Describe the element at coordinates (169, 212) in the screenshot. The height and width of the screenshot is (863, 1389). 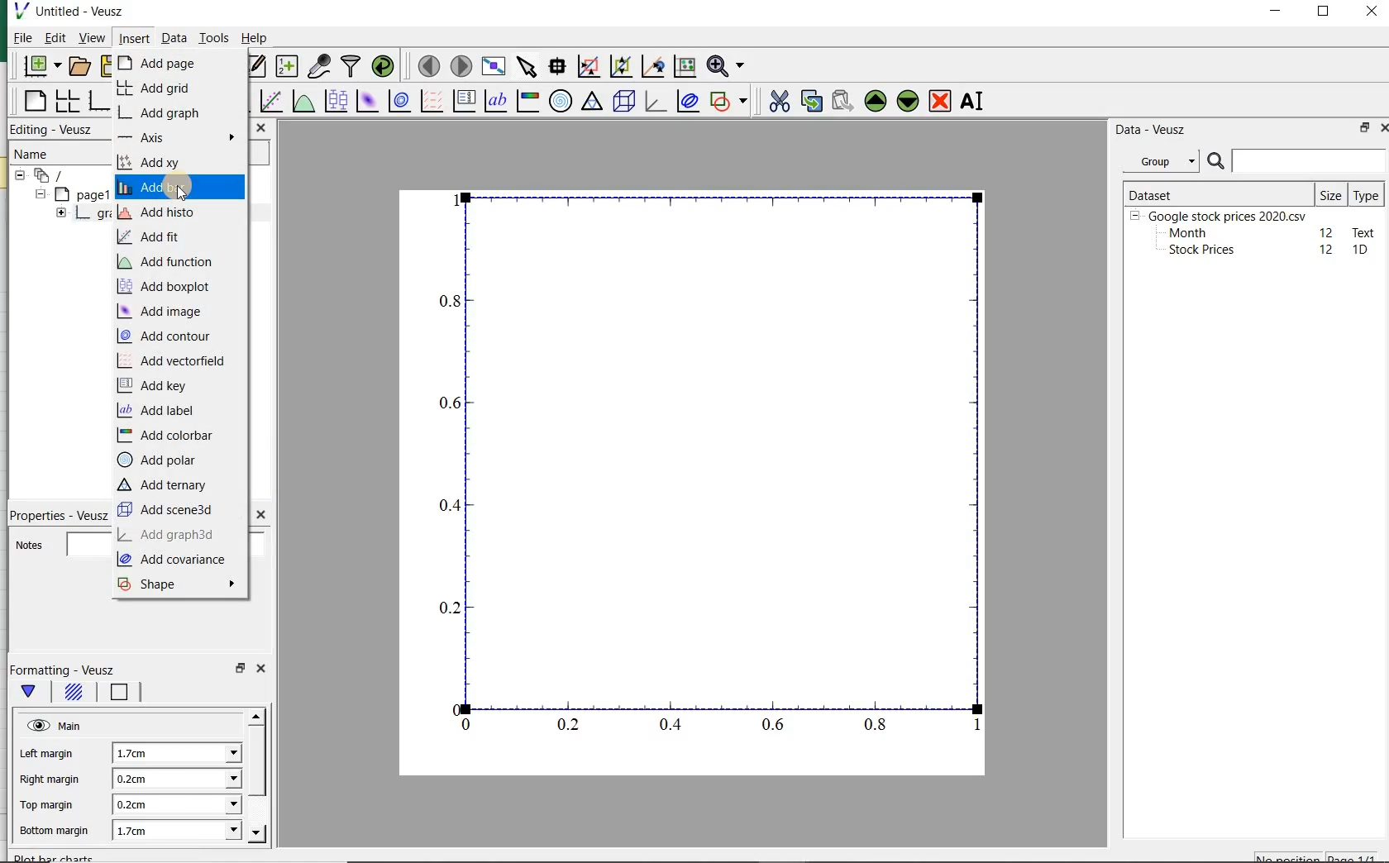
I see `add histo` at that location.